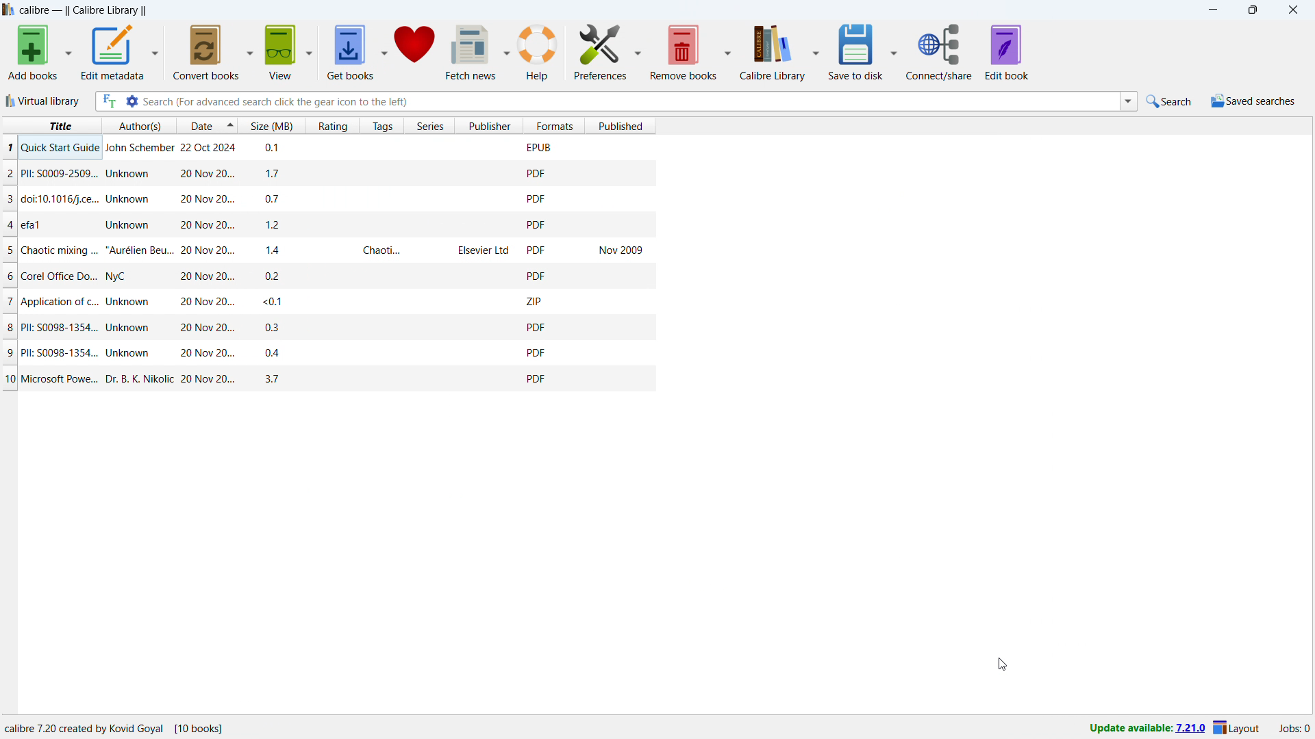 The width and height of the screenshot is (1315, 739). What do you see at coordinates (507, 51) in the screenshot?
I see `fetch news options` at bounding box center [507, 51].